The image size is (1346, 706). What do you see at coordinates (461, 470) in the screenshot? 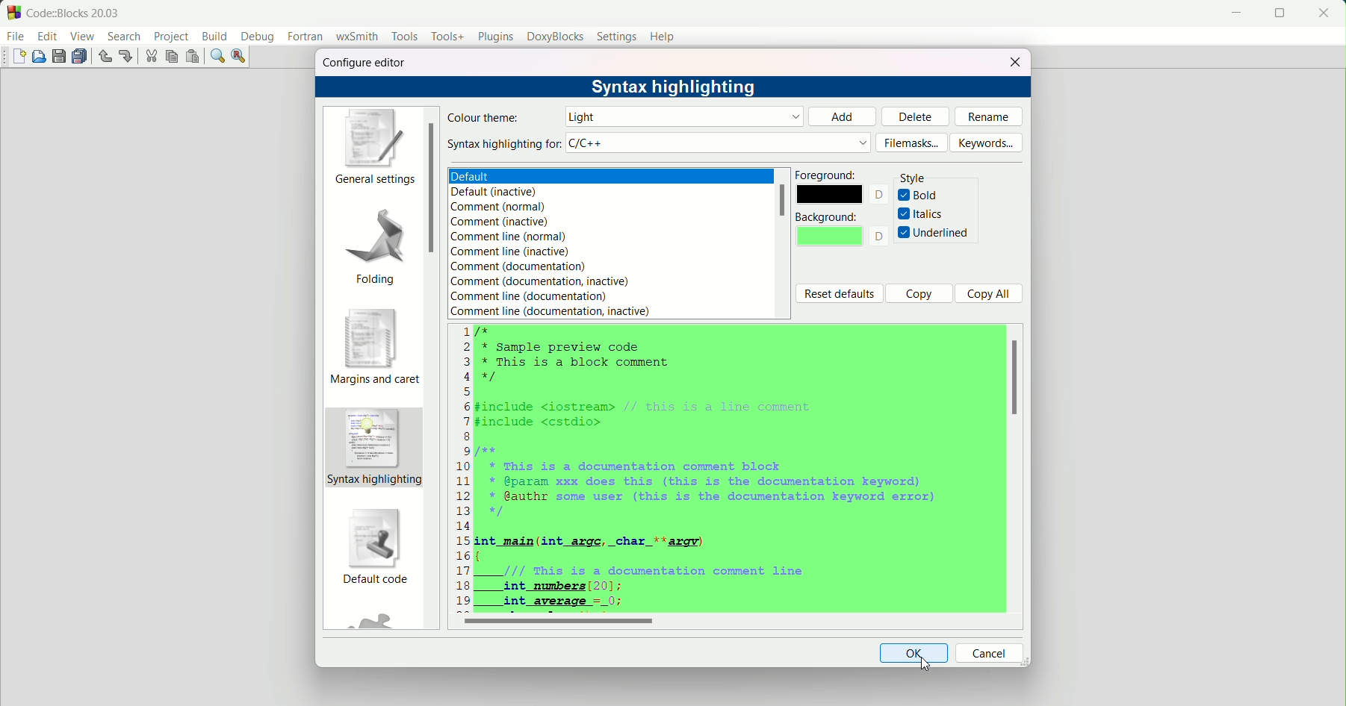
I see `numbers` at bounding box center [461, 470].